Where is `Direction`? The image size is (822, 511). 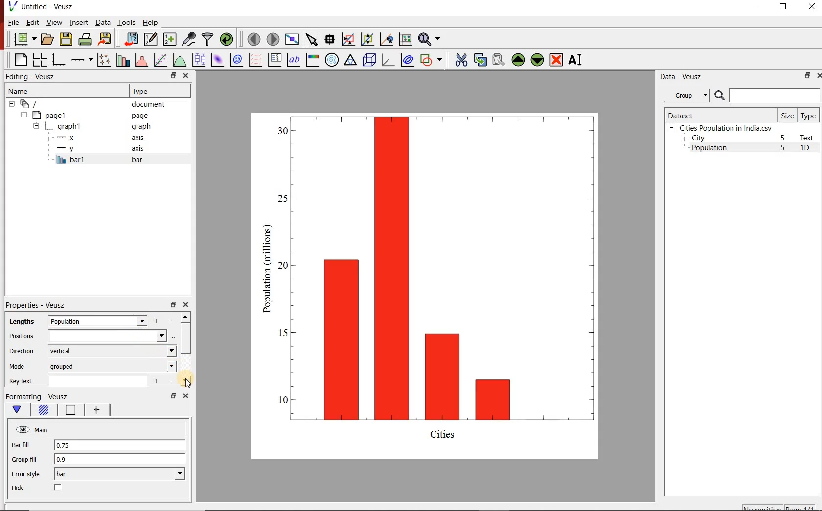 Direction is located at coordinates (21, 351).